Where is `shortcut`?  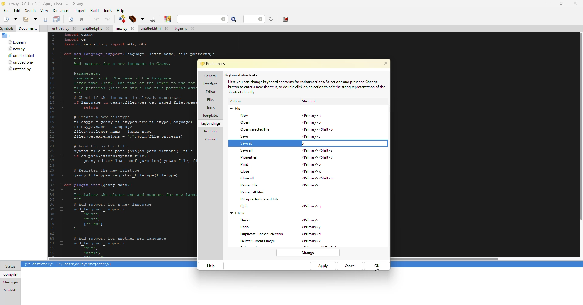 shortcut is located at coordinates (311, 164).